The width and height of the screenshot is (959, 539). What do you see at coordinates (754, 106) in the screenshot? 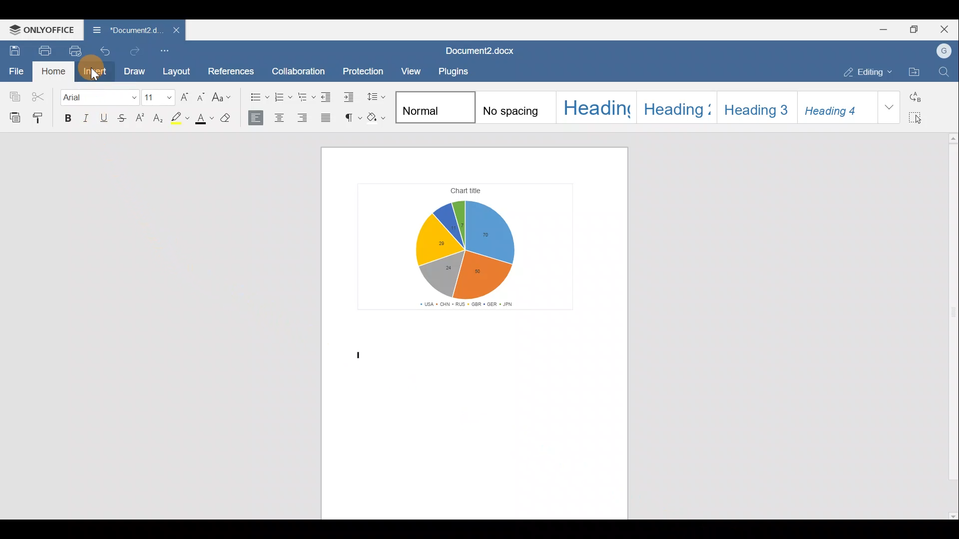
I see `Style 5` at bounding box center [754, 106].